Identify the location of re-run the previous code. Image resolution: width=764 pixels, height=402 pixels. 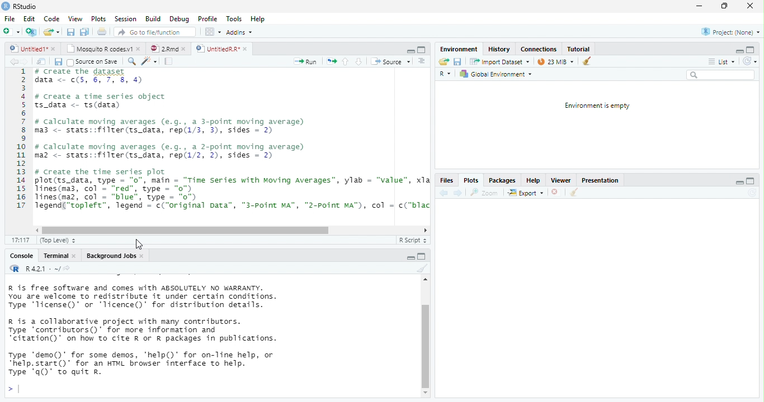
(332, 61).